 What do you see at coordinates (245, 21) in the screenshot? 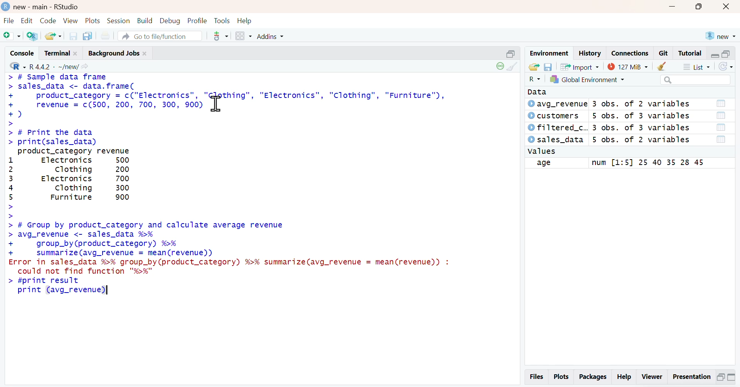
I see `Help` at bounding box center [245, 21].